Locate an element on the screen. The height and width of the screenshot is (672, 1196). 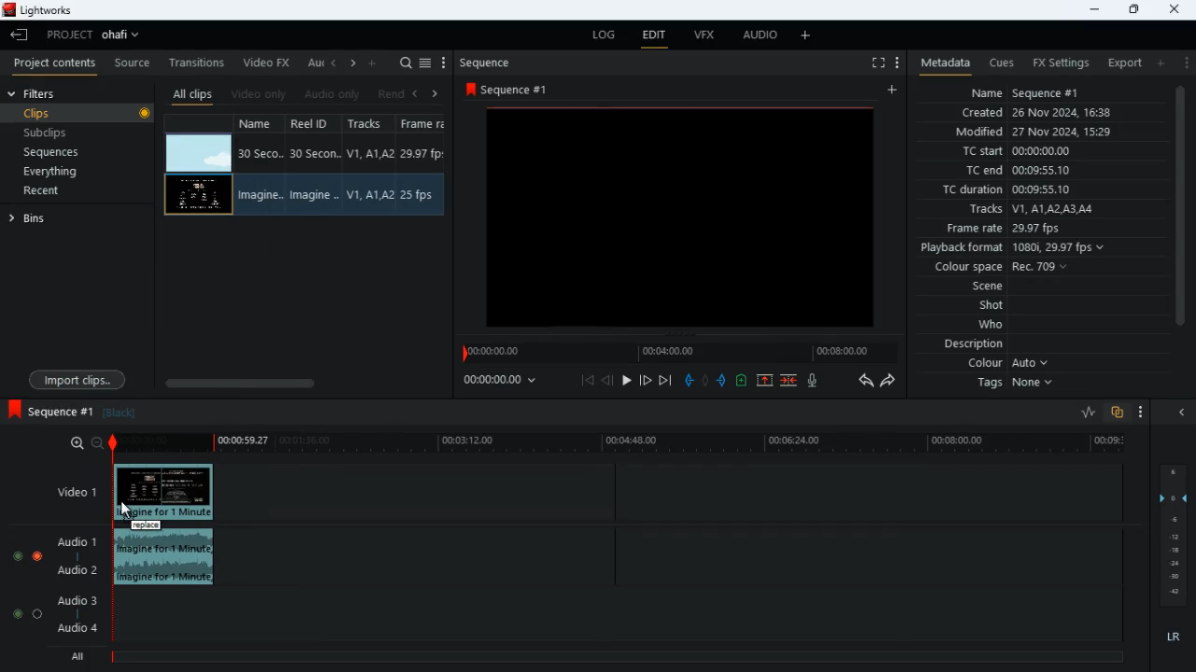
overlap is located at coordinates (1118, 413).